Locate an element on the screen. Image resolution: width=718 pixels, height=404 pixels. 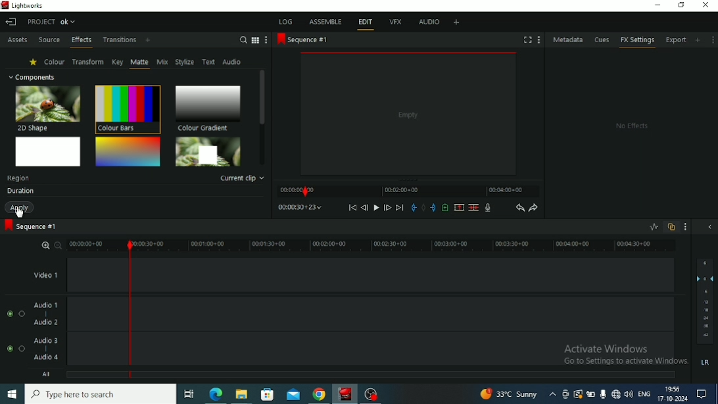
File Explorer is located at coordinates (243, 394).